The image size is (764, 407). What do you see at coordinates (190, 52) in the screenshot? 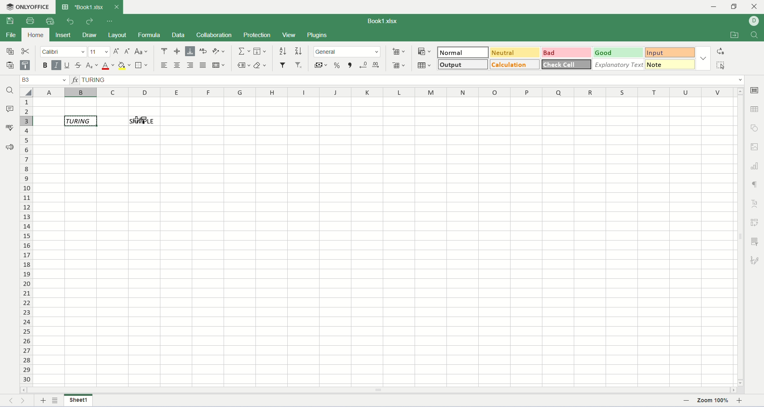
I see `align bottom` at bounding box center [190, 52].